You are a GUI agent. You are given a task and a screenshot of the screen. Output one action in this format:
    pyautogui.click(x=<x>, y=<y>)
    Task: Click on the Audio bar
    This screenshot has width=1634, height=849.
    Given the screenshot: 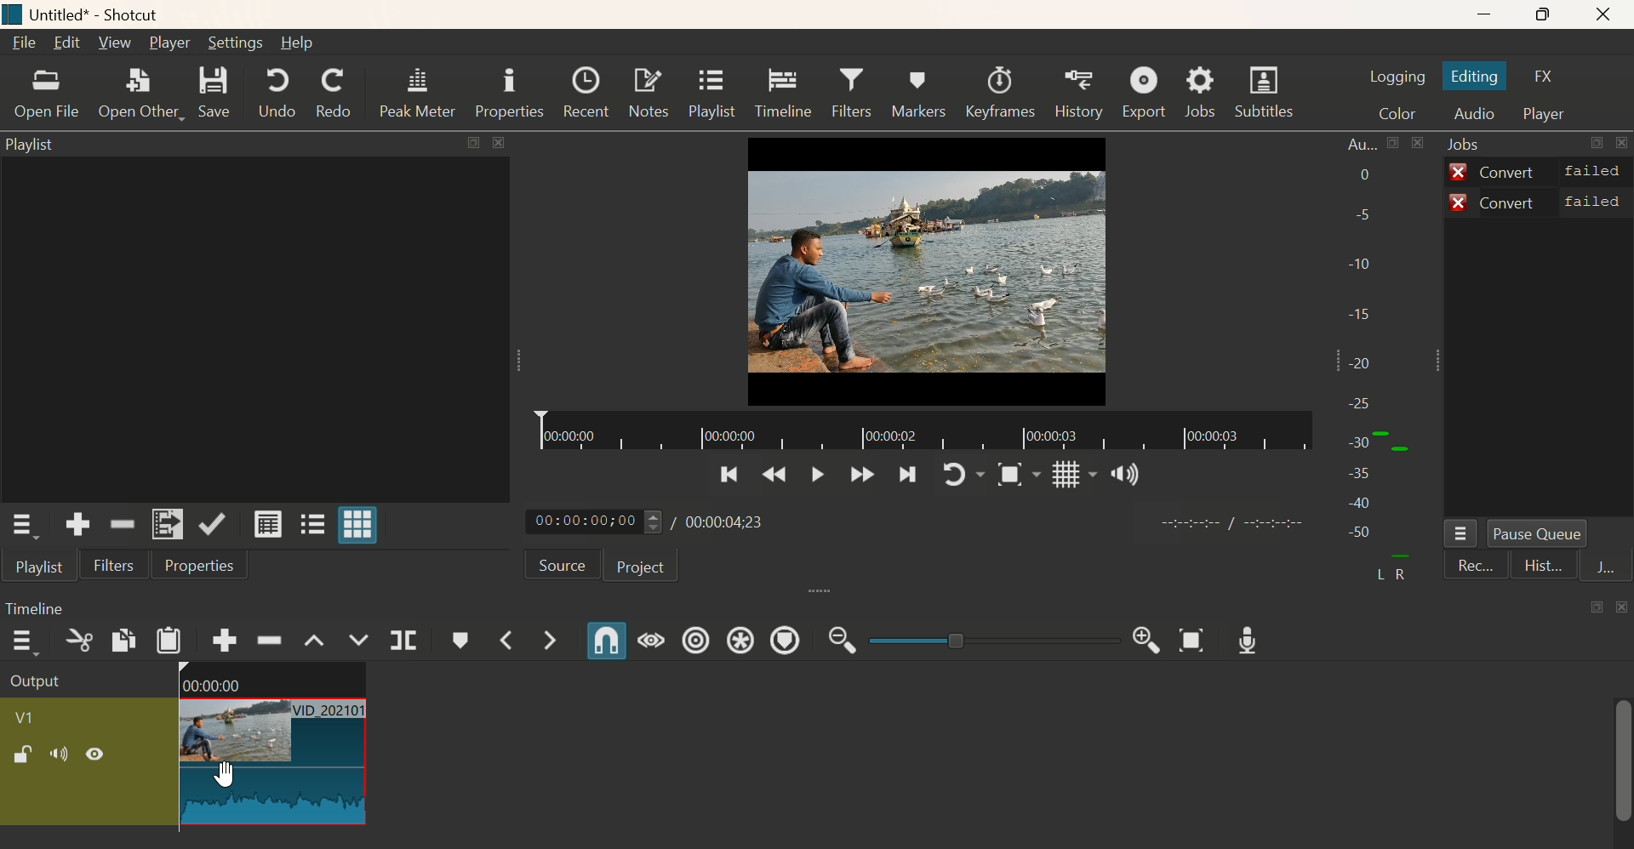 What is the action you would take?
    pyautogui.click(x=1384, y=362)
    